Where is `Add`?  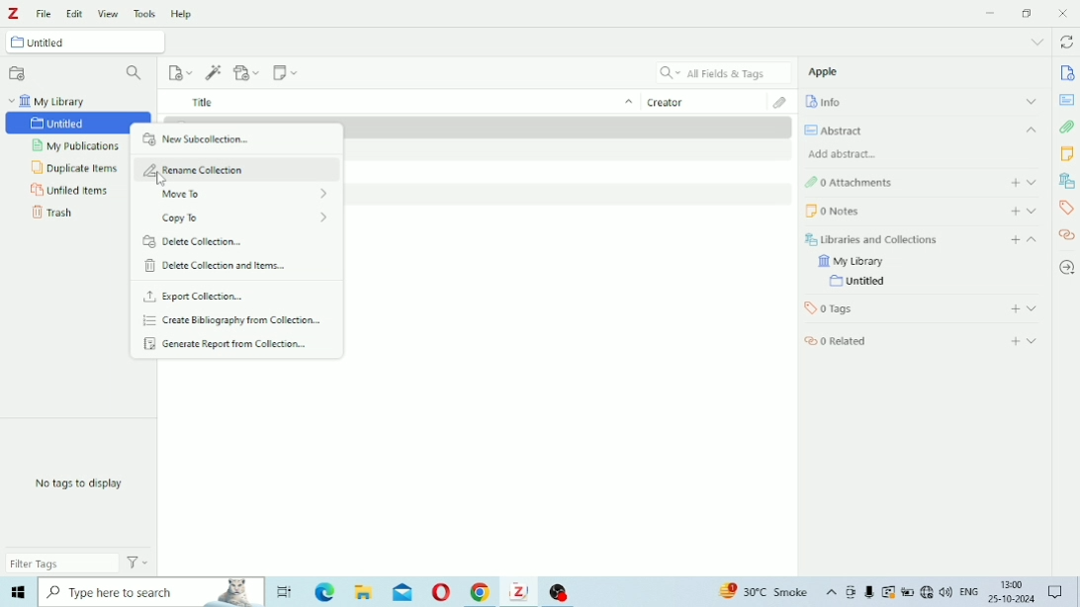 Add is located at coordinates (1016, 211).